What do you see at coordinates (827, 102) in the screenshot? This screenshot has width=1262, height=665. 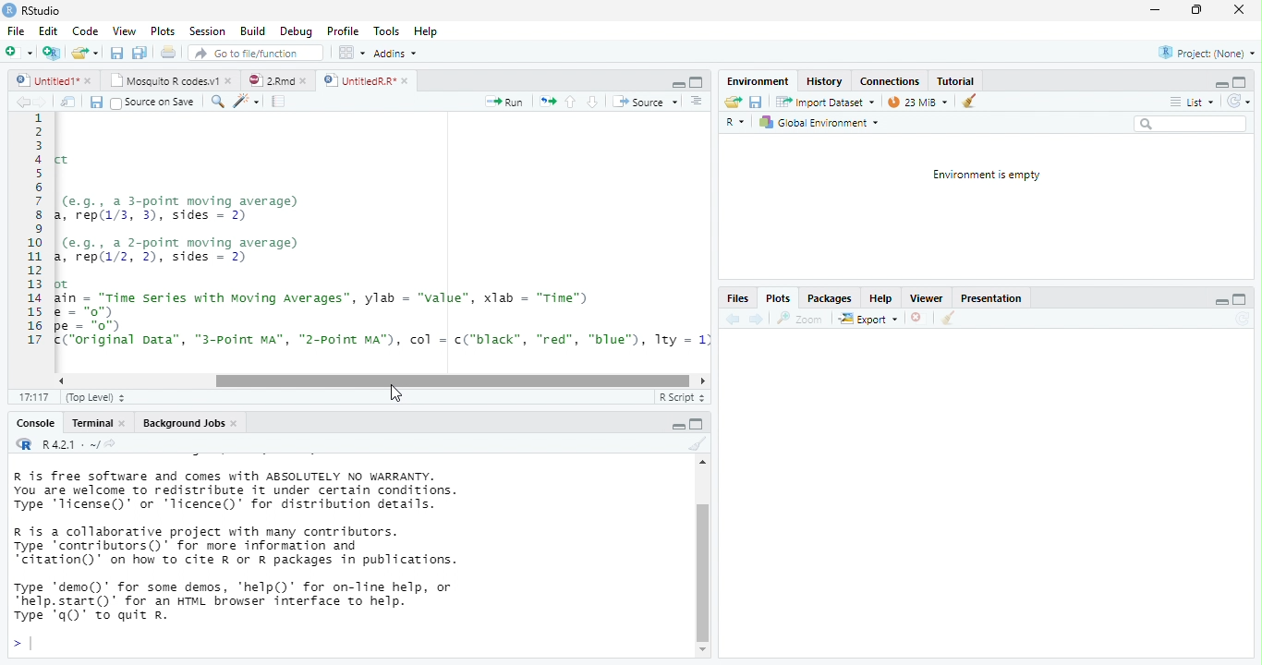 I see `Import Dataset` at bounding box center [827, 102].